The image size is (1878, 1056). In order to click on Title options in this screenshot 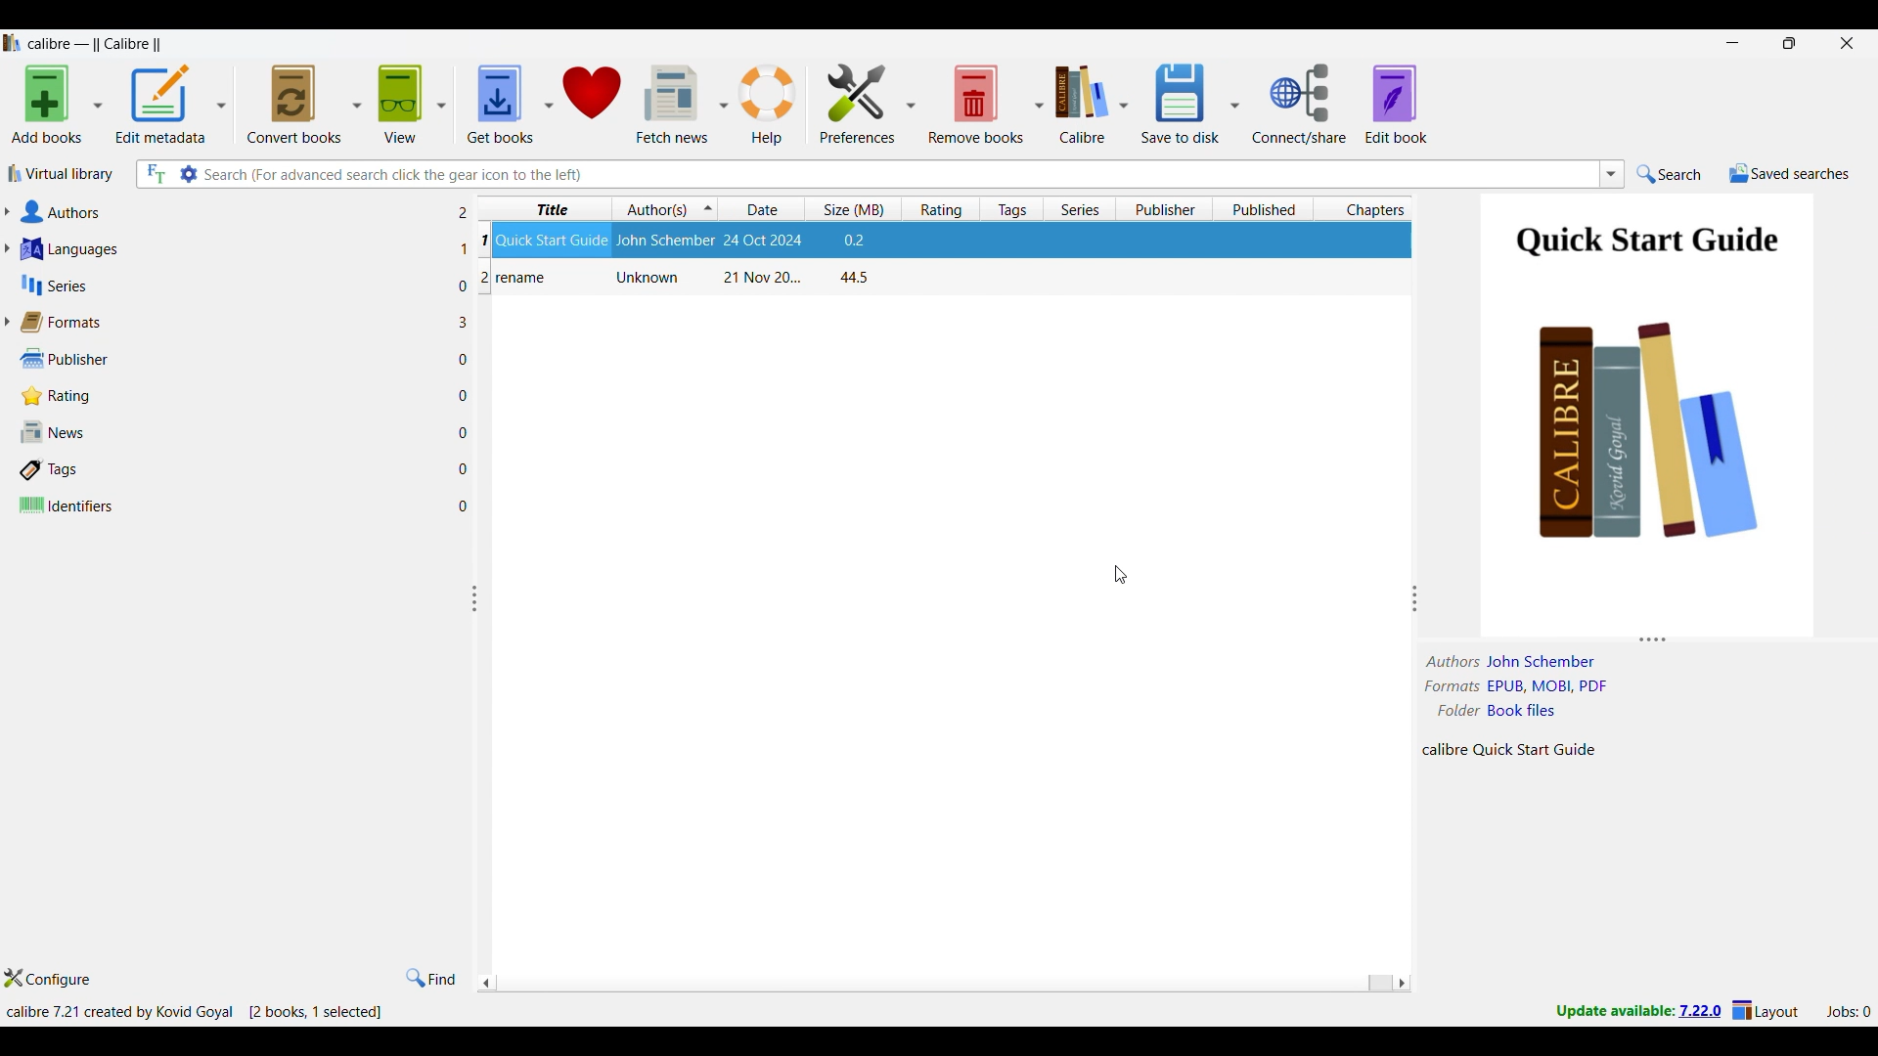, I will do `click(550, 207)`.